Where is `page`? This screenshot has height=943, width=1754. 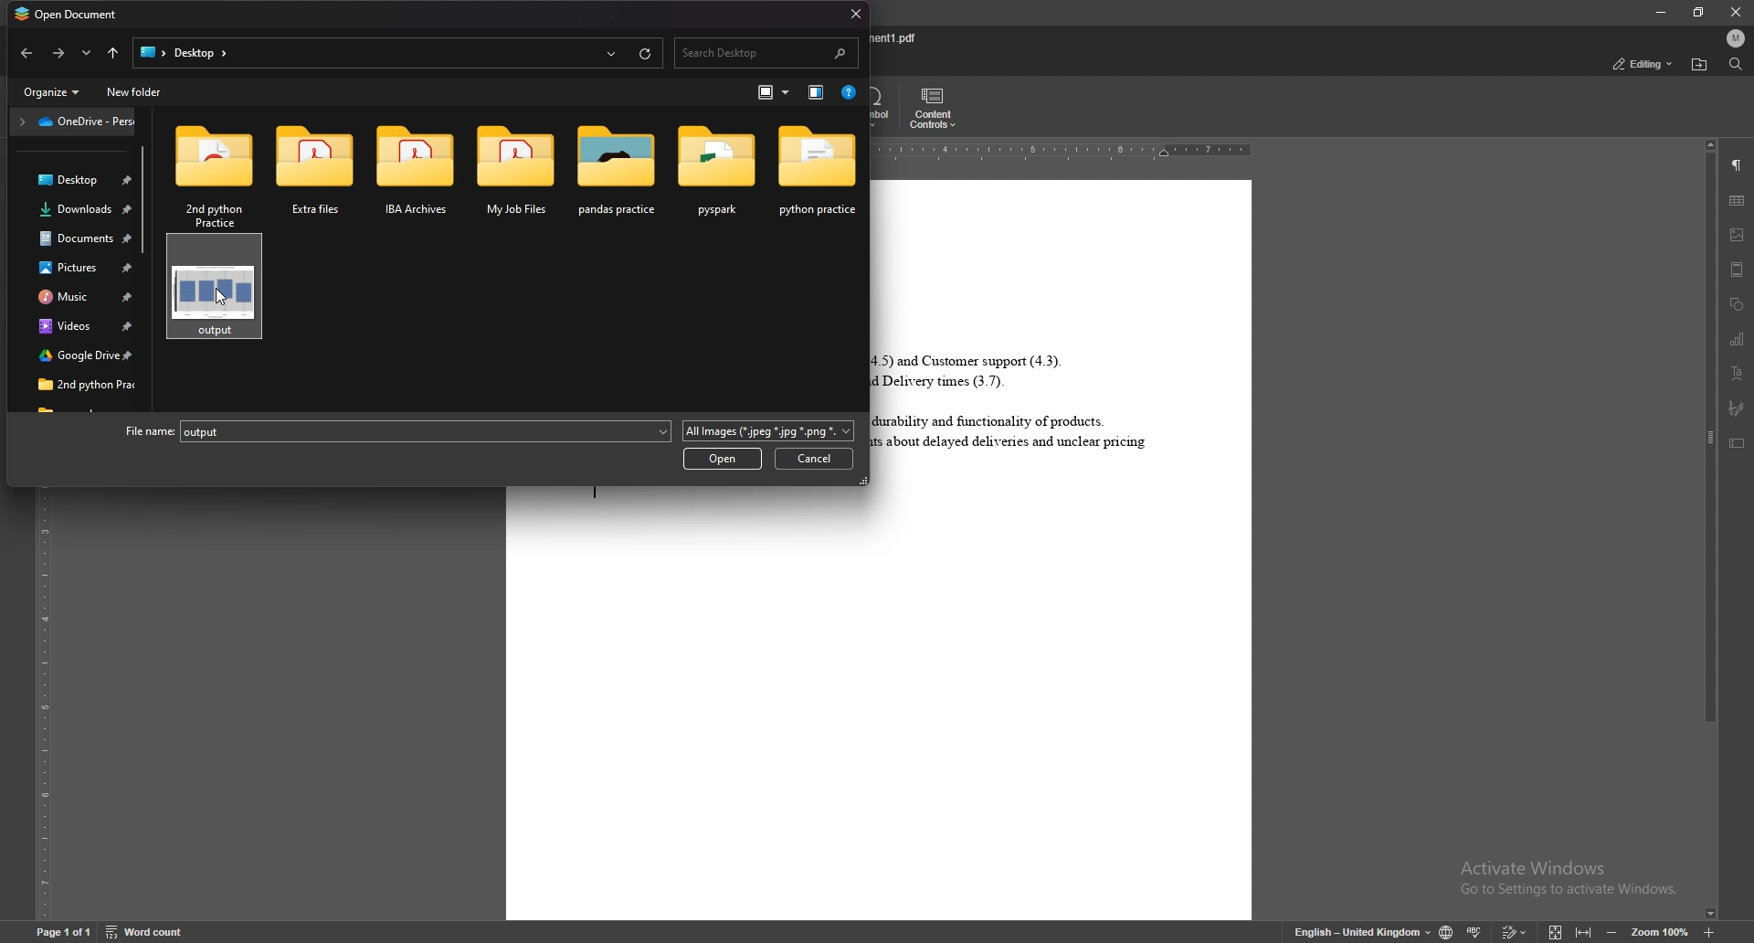
page is located at coordinates (63, 930).